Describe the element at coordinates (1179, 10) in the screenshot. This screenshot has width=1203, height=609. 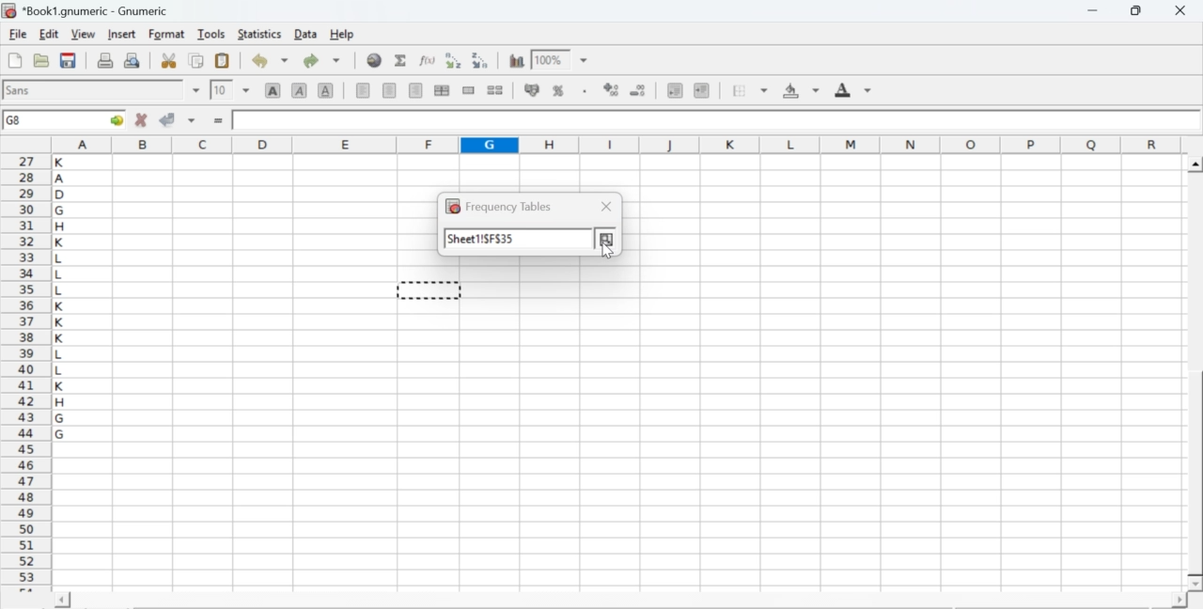
I see `close` at that location.